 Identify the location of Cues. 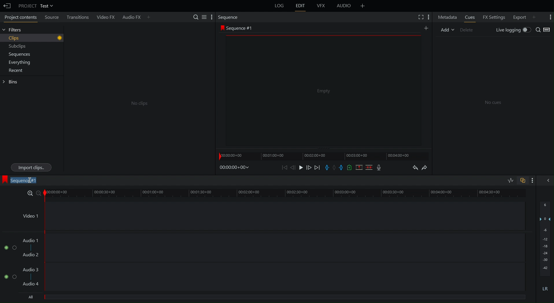
(469, 16).